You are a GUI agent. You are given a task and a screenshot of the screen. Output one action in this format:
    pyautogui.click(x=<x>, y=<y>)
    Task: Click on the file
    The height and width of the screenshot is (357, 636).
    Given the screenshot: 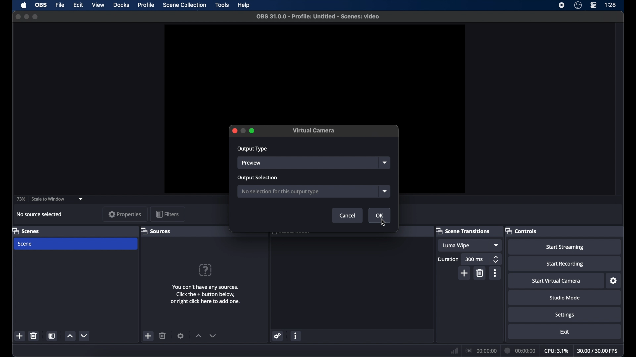 What is the action you would take?
    pyautogui.click(x=60, y=5)
    